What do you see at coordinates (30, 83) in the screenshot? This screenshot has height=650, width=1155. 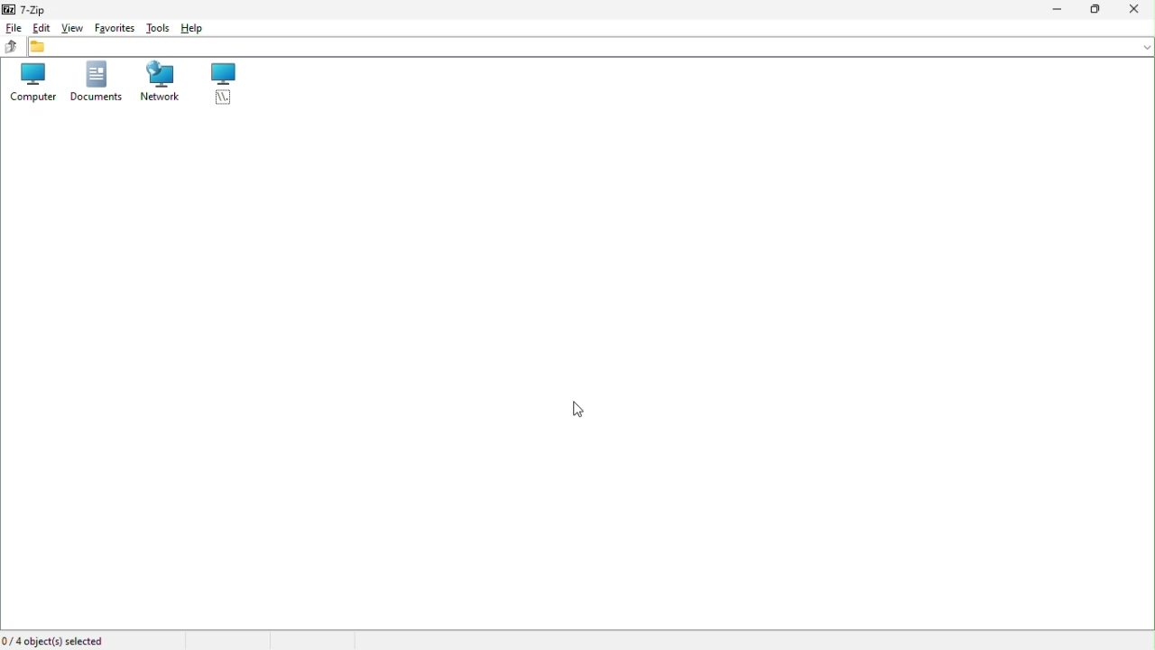 I see `Computer` at bounding box center [30, 83].